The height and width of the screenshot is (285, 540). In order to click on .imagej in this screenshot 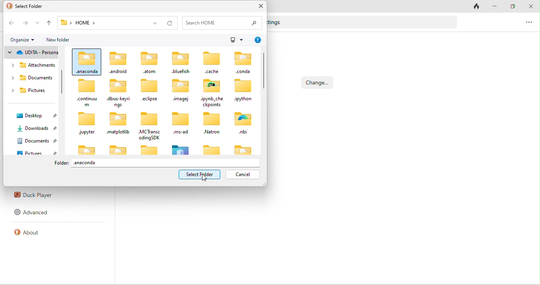, I will do `click(181, 90)`.